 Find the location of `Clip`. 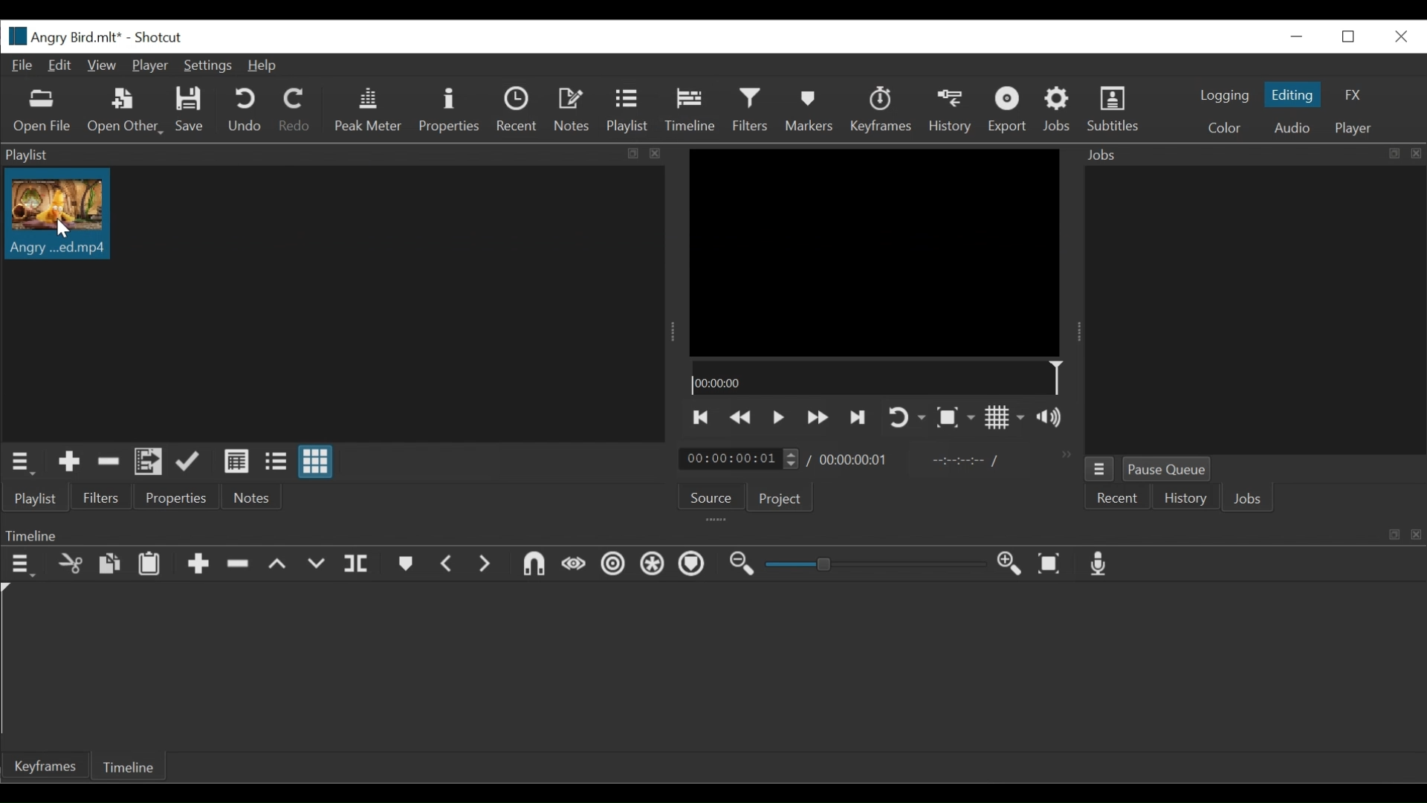

Clip is located at coordinates (57, 215).